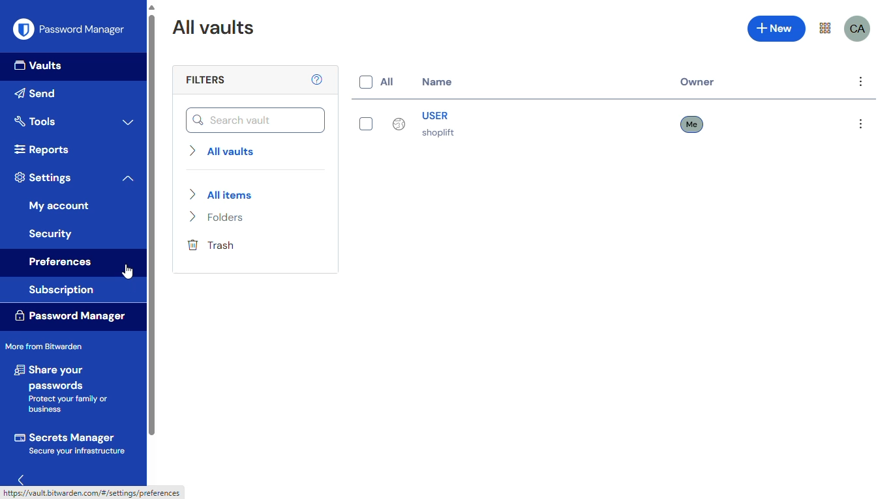 Image resolution: width=891 pixels, height=499 pixels. Describe the element at coordinates (211, 245) in the screenshot. I see `trash` at that location.